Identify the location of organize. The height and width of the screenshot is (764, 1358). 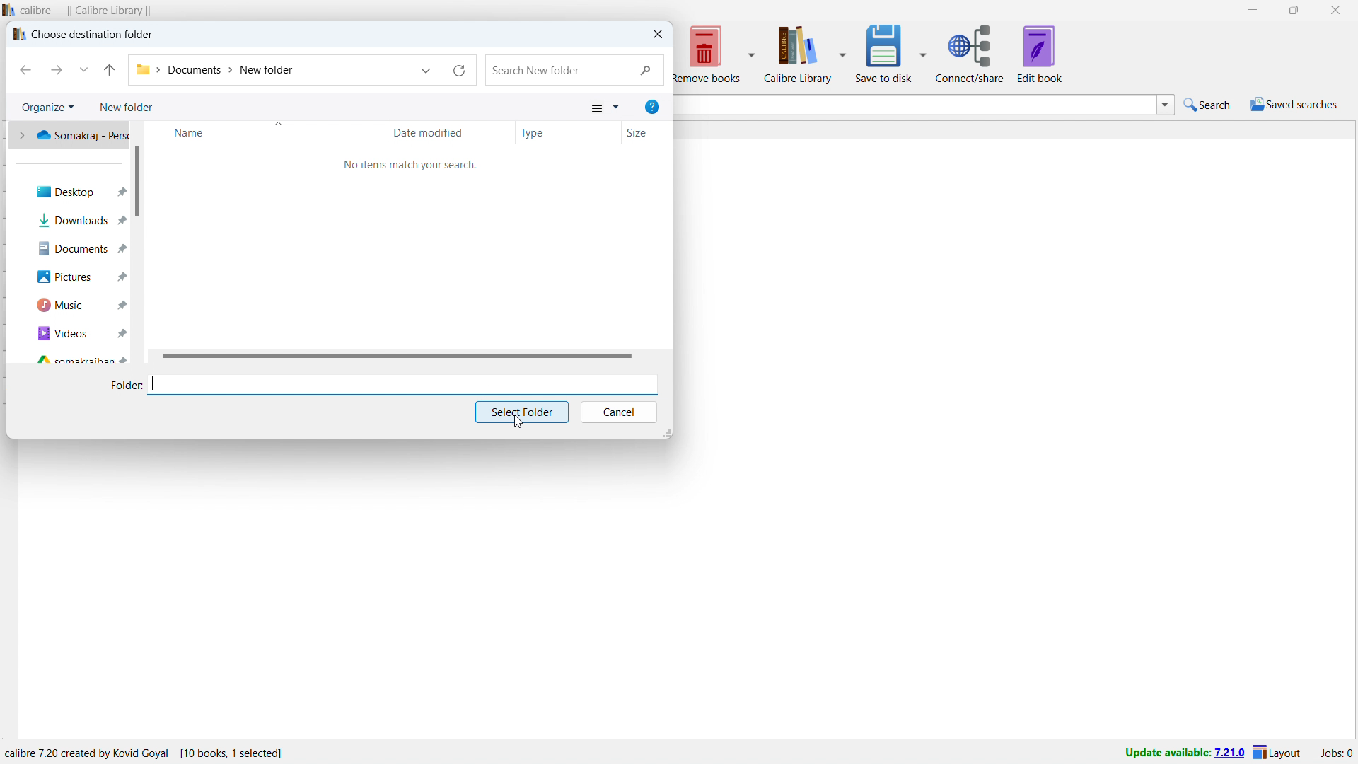
(47, 108).